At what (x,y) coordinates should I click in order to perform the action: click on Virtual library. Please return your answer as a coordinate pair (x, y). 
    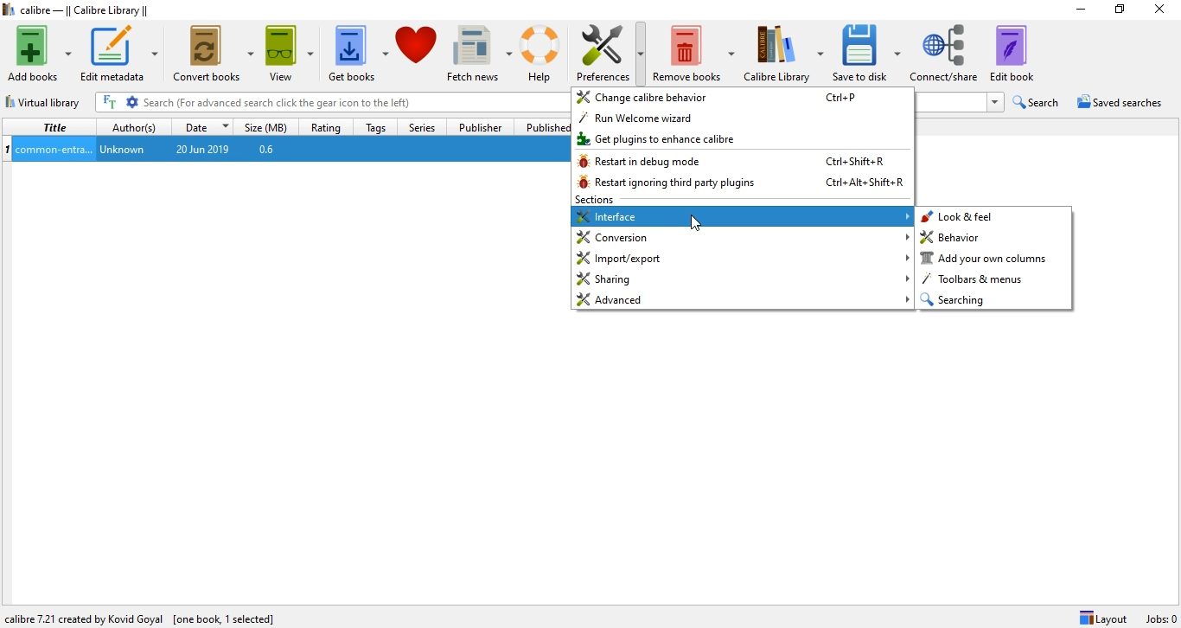
    Looking at the image, I should click on (45, 99).